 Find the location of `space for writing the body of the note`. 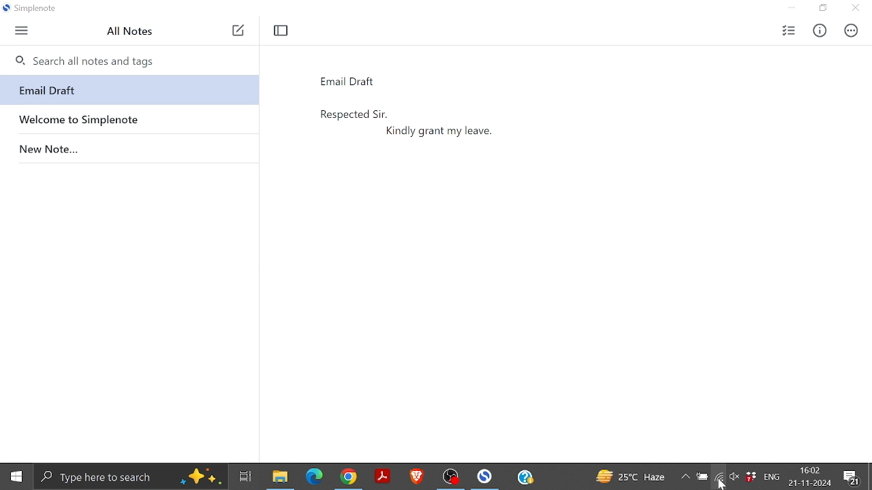

space for writing the body of the note is located at coordinates (578, 262).